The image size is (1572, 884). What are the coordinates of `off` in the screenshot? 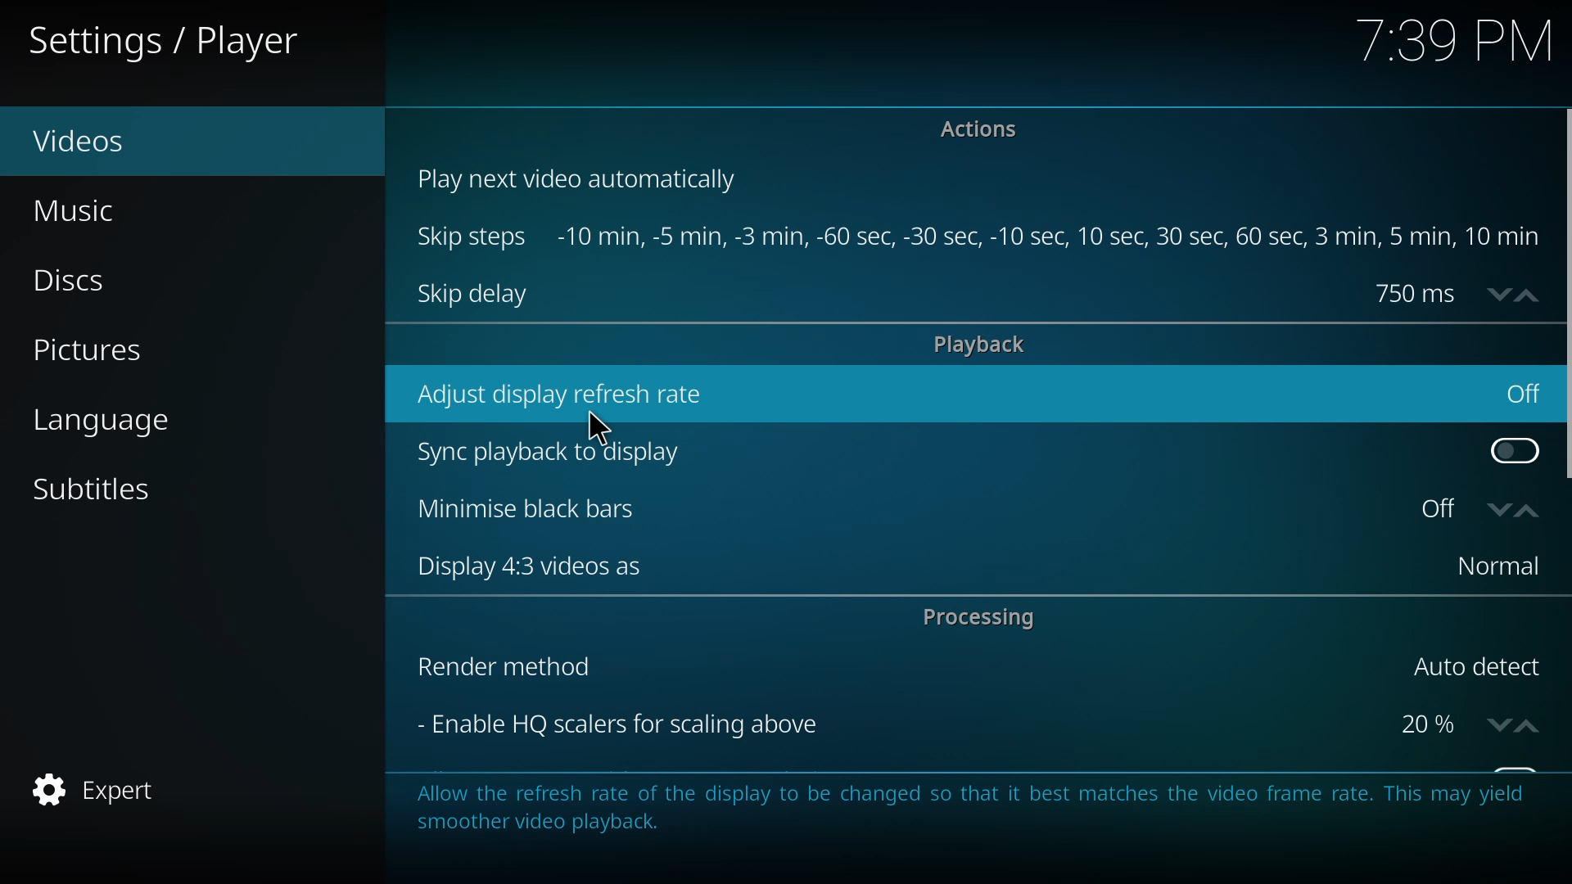 It's located at (1475, 508).